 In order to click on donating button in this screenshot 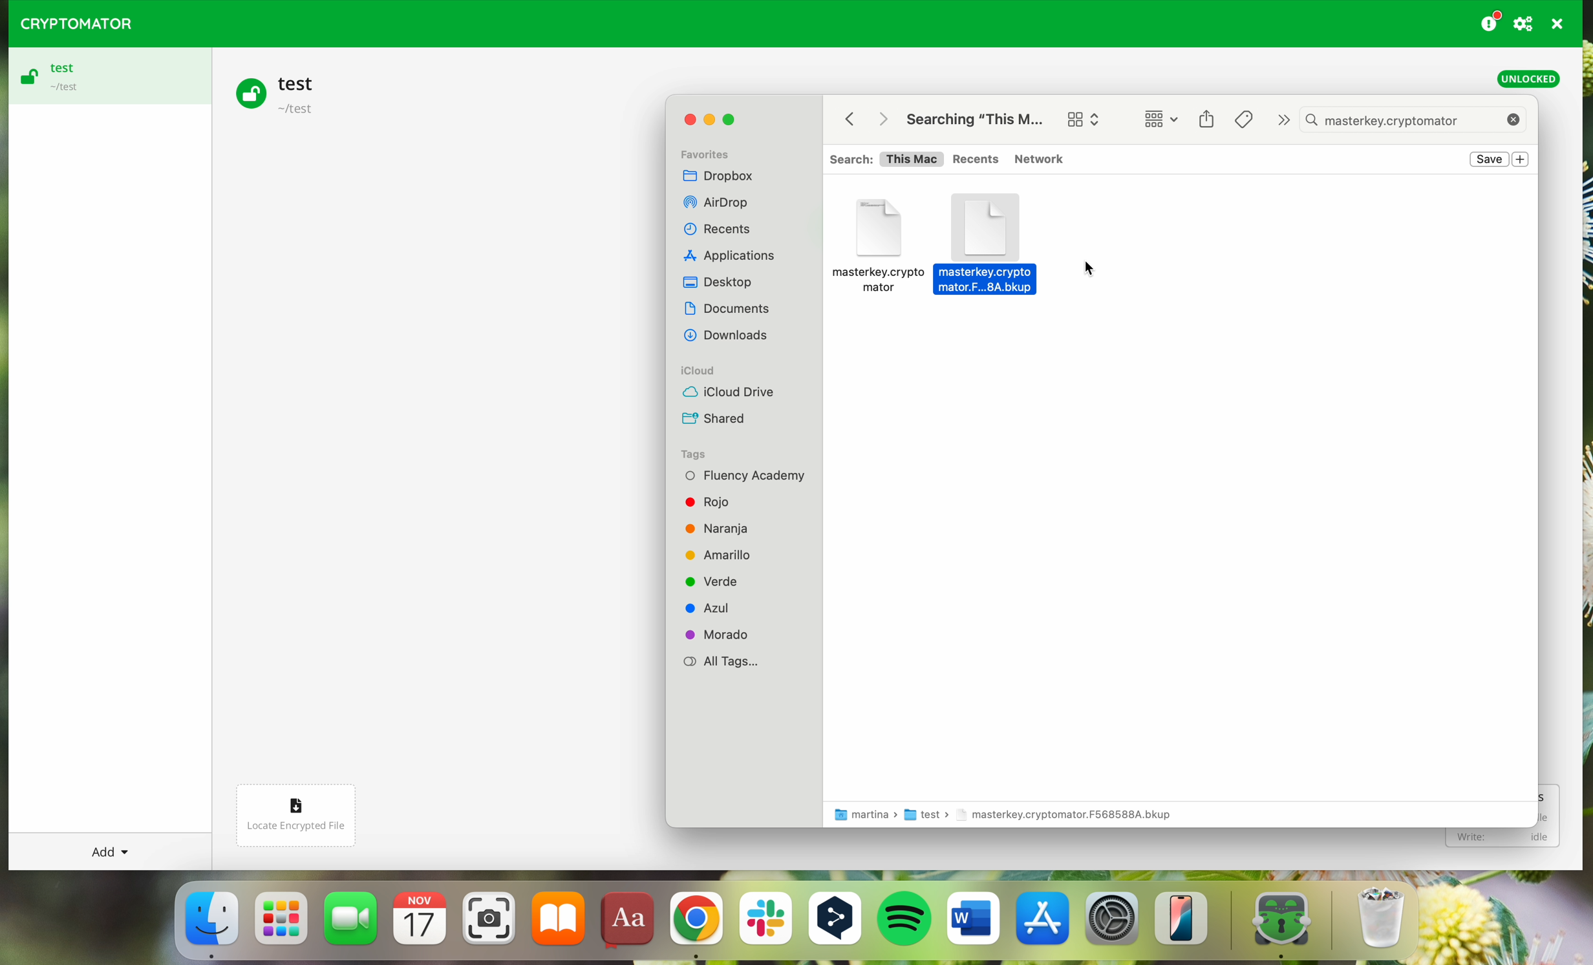, I will do `click(1490, 21)`.